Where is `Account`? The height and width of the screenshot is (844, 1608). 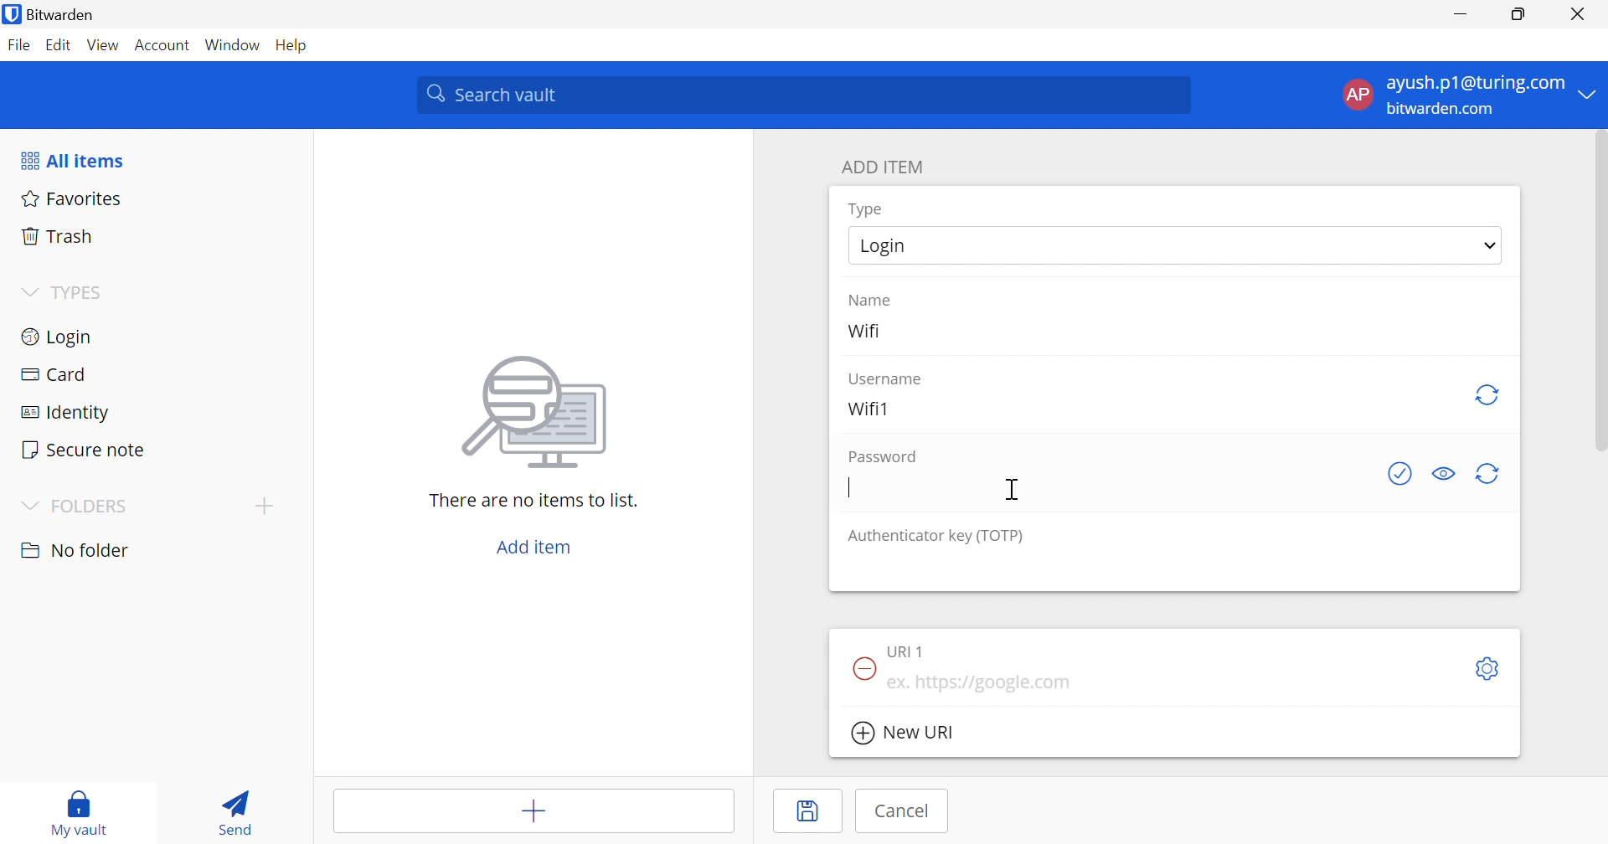
Account is located at coordinates (164, 49).